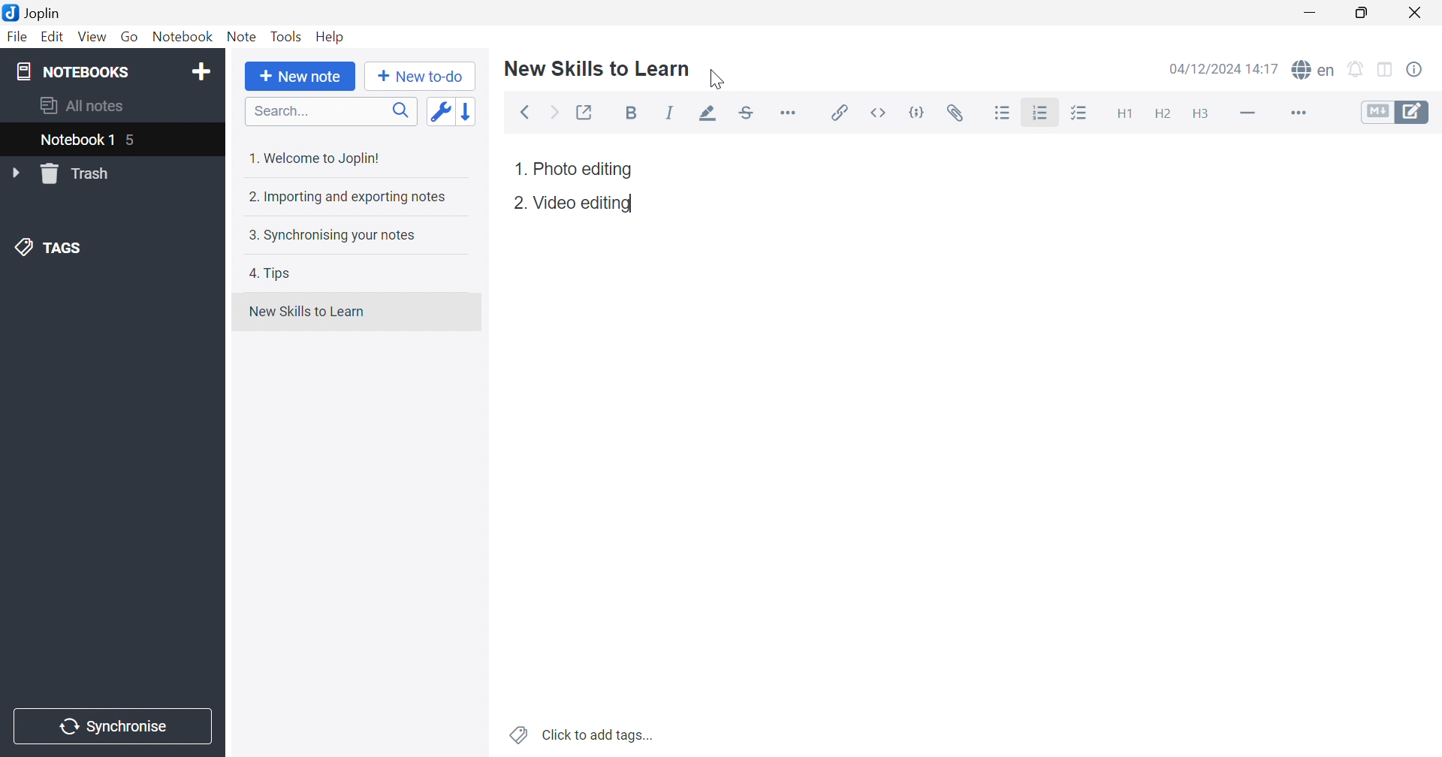 The width and height of the screenshot is (1442, 757). Describe the element at coordinates (439, 110) in the screenshot. I see `Toggle sort order field: custom order -> updated date` at that location.